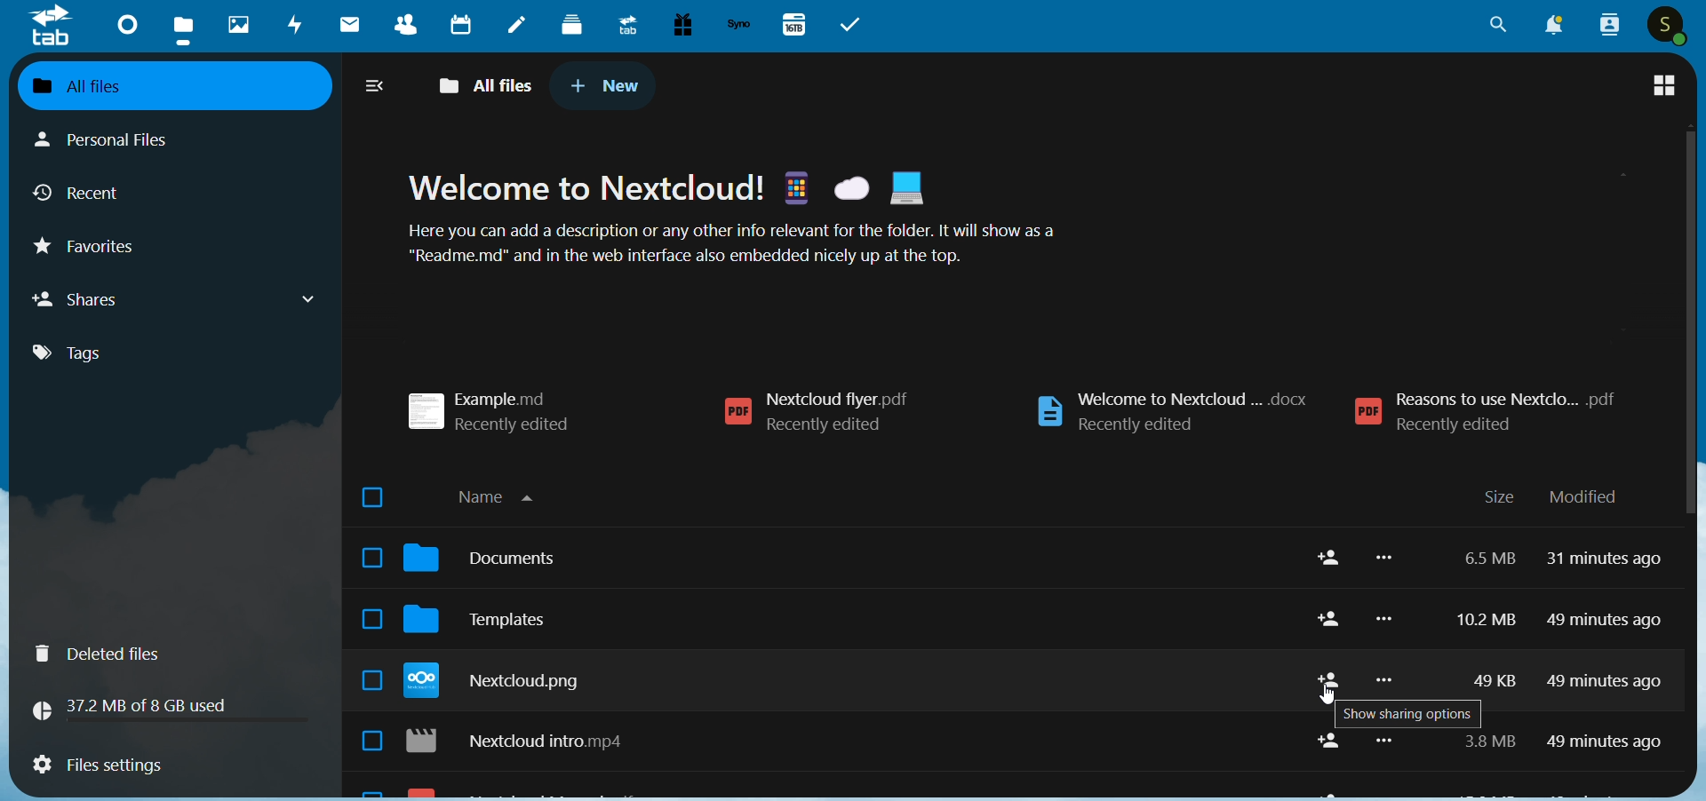 The width and height of the screenshot is (1706, 801). Describe the element at coordinates (491, 625) in the screenshot. I see `templates` at that location.